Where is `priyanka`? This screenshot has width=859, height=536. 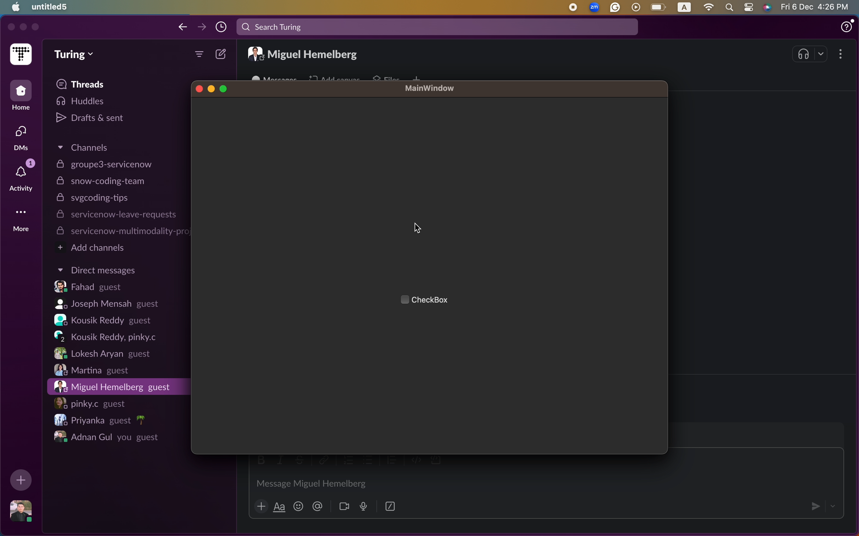 priyanka is located at coordinates (97, 420).